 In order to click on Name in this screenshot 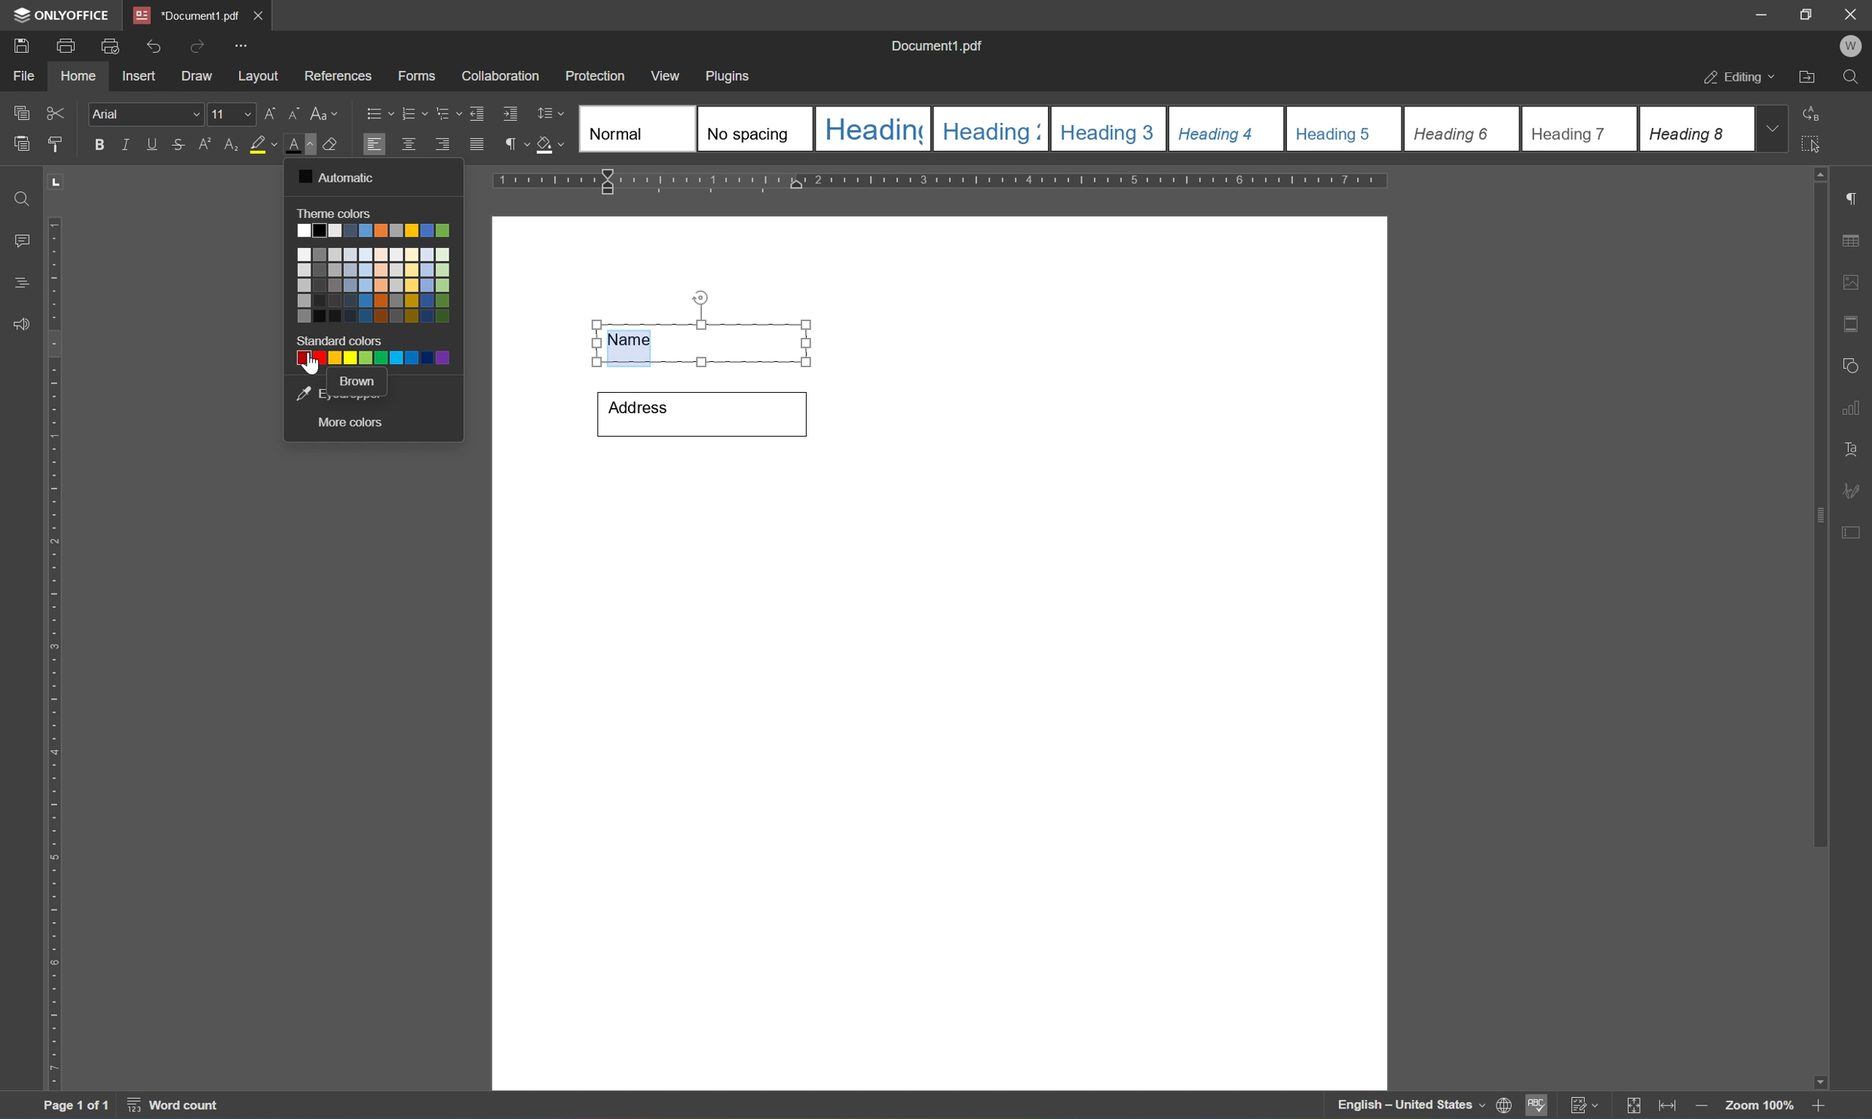, I will do `click(706, 330)`.